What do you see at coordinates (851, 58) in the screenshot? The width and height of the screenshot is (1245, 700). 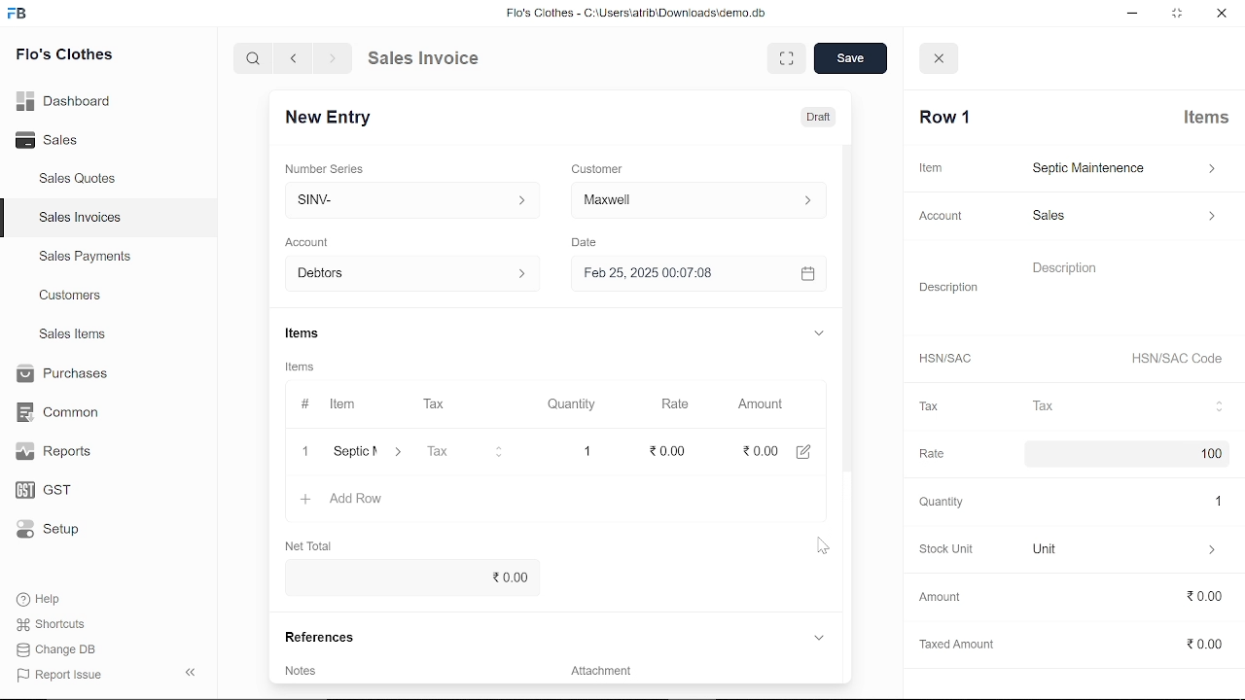 I see `save` at bounding box center [851, 58].